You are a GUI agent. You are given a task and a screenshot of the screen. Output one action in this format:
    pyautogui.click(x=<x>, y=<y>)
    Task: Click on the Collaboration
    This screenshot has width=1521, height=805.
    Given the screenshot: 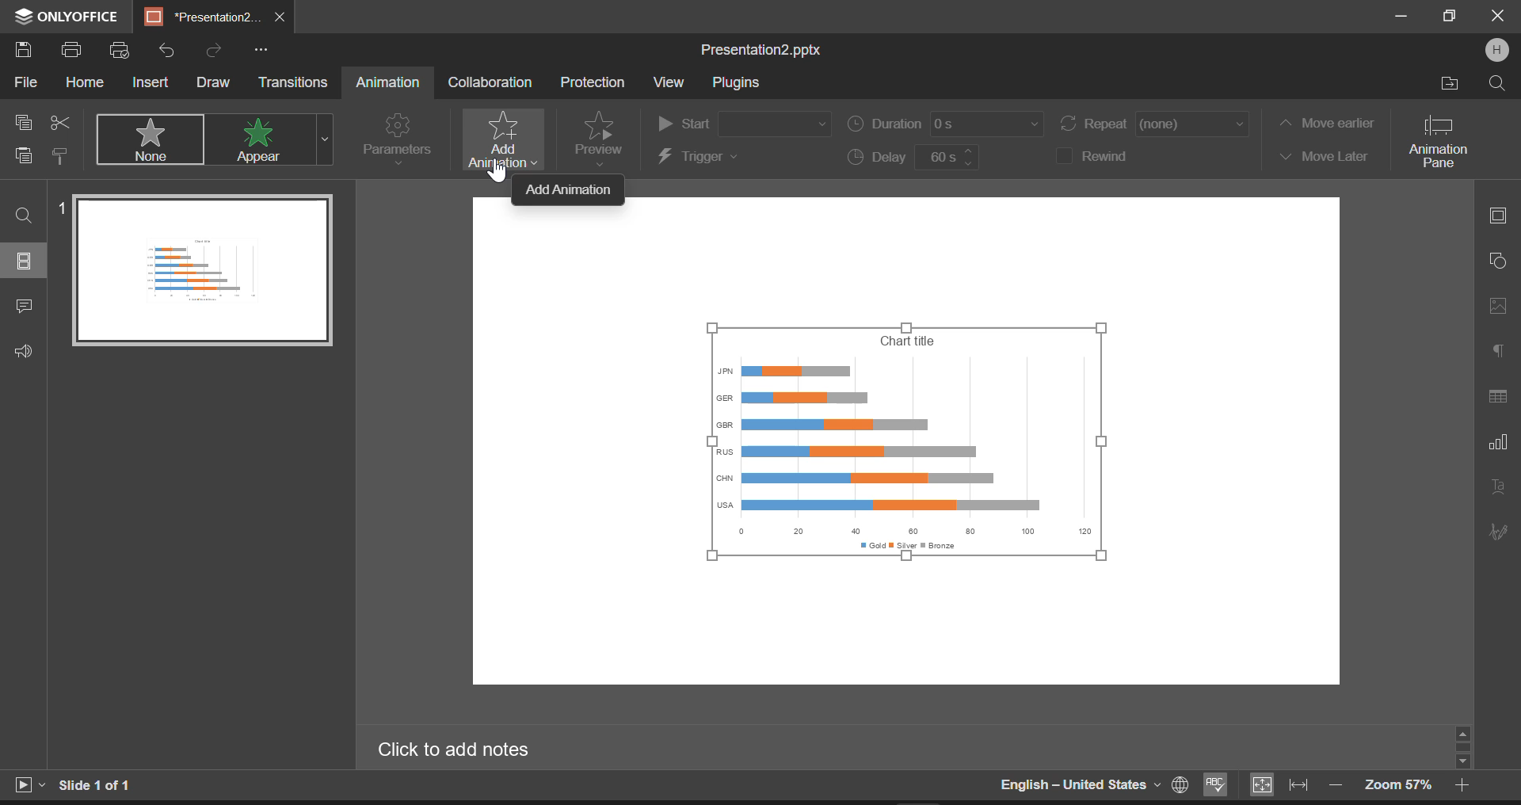 What is the action you would take?
    pyautogui.click(x=490, y=82)
    